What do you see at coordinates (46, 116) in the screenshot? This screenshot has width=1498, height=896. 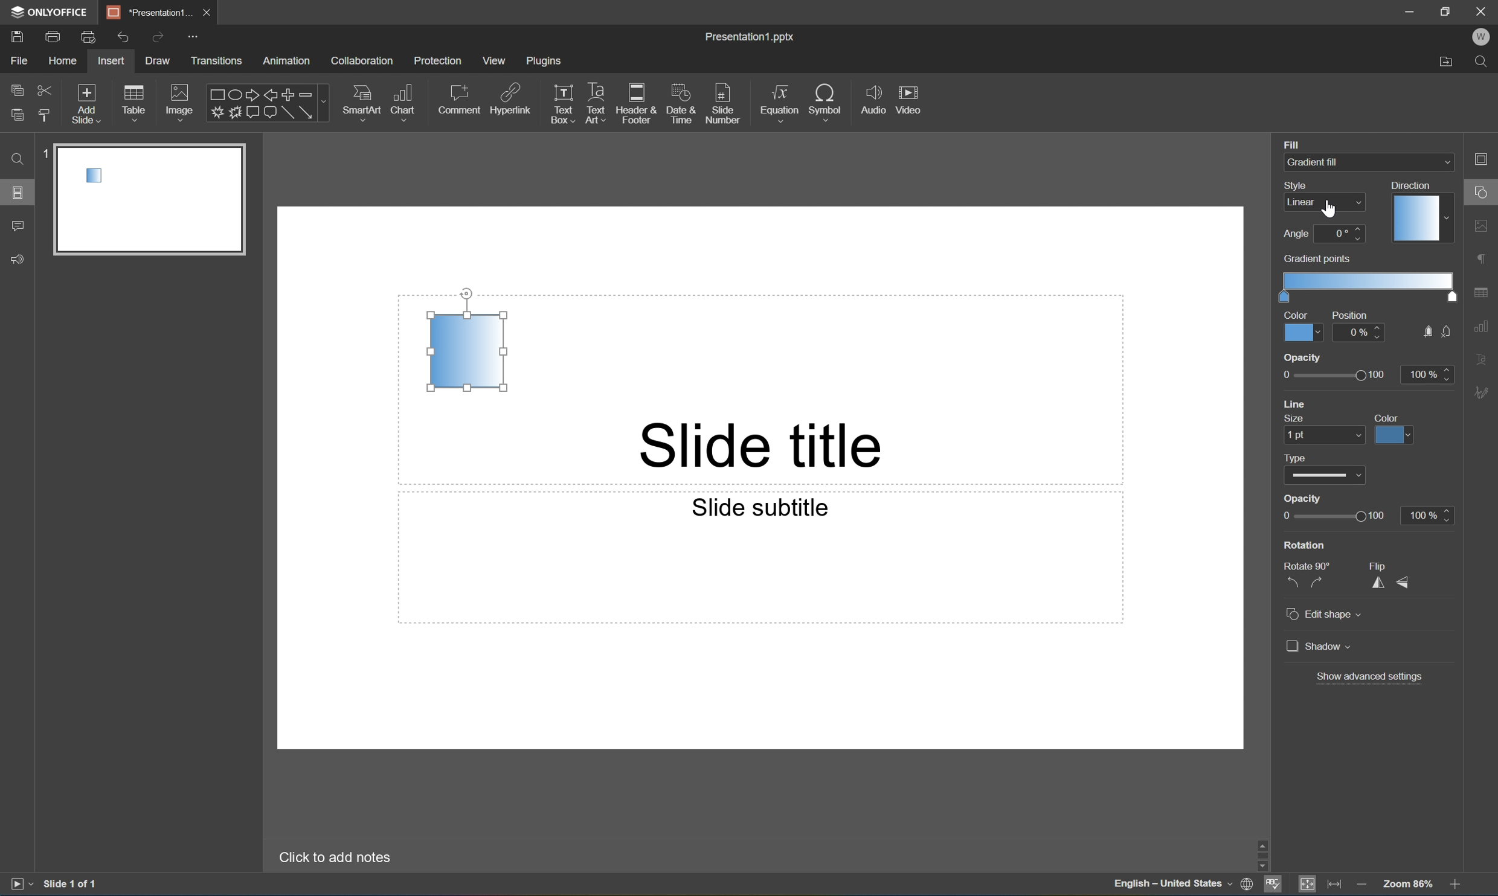 I see `Copy style` at bounding box center [46, 116].